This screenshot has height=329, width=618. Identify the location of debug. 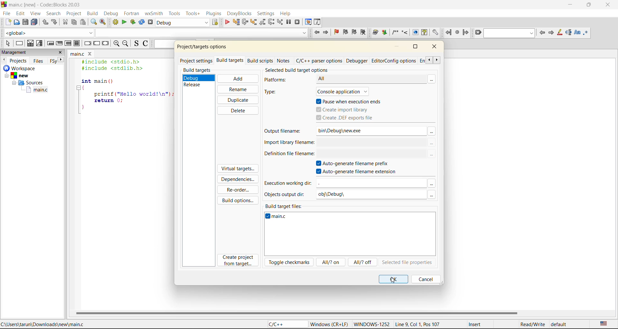
(194, 77).